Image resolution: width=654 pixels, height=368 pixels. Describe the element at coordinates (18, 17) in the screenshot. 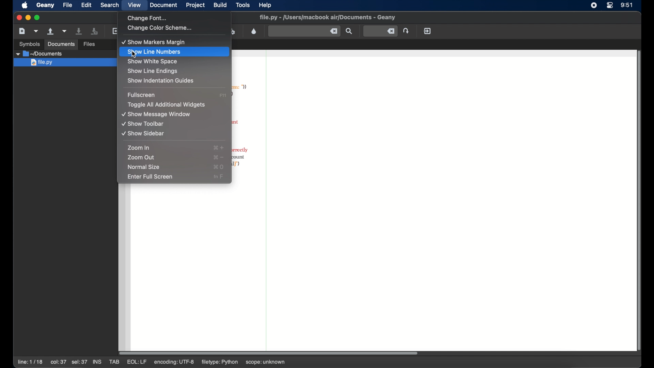

I see `close` at that location.